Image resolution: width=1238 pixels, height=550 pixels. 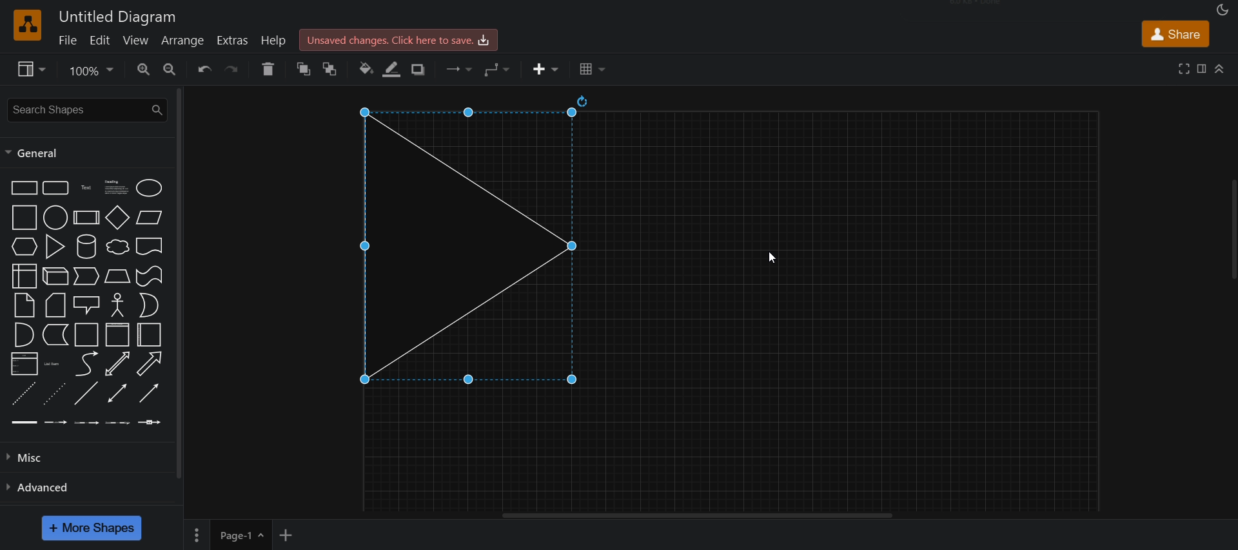 I want to click on paralleogram, so click(x=148, y=218).